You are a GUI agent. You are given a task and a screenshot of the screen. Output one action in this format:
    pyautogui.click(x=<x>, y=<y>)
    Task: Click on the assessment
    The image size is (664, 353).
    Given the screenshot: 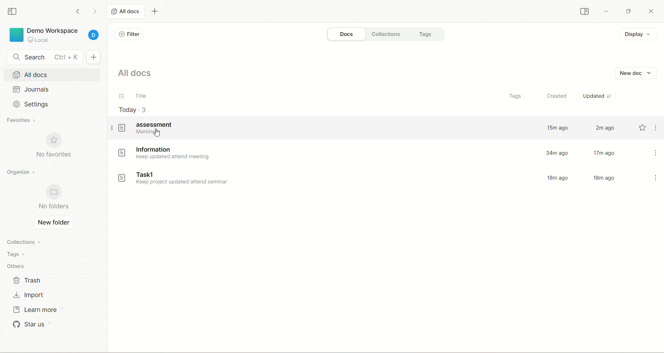 What is the action you would take?
    pyautogui.click(x=149, y=129)
    